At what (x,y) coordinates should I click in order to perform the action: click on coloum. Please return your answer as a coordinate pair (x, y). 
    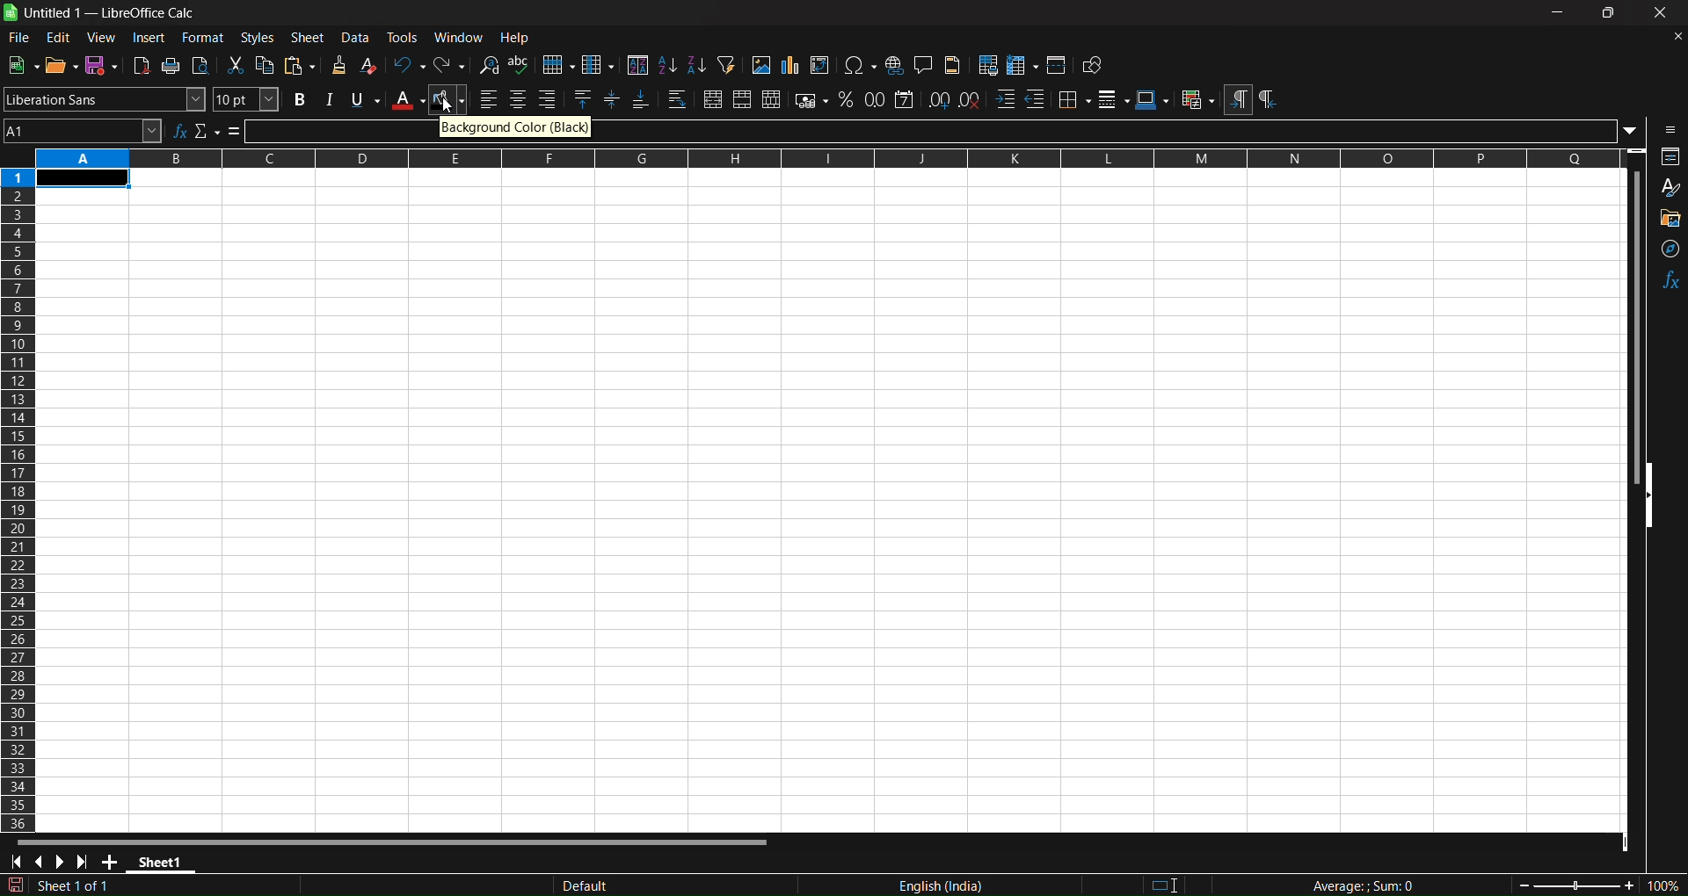
    Looking at the image, I should click on (599, 62).